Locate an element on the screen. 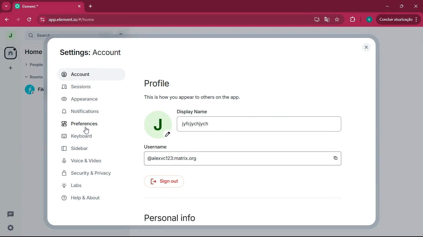 The image size is (423, 237). Settings is located at coordinates (11, 229).